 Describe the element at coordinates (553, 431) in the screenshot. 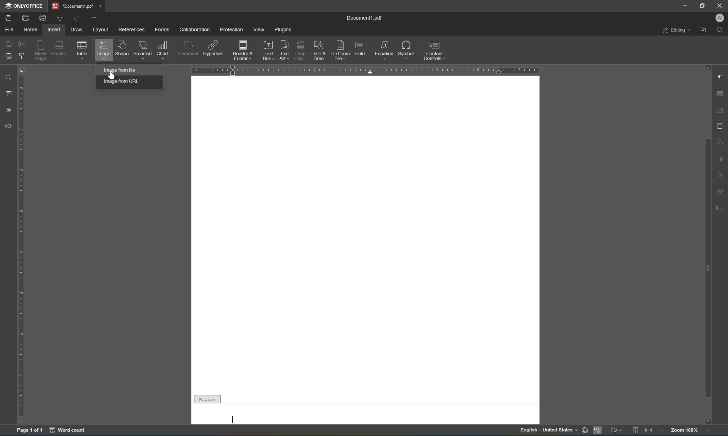

I see `English-United States` at that location.